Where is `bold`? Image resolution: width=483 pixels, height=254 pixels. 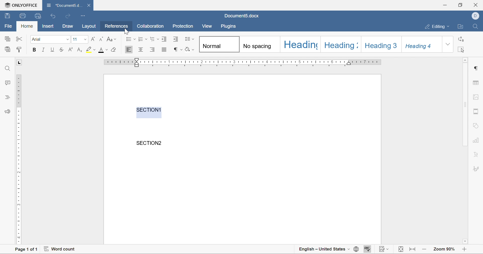
bold is located at coordinates (33, 50).